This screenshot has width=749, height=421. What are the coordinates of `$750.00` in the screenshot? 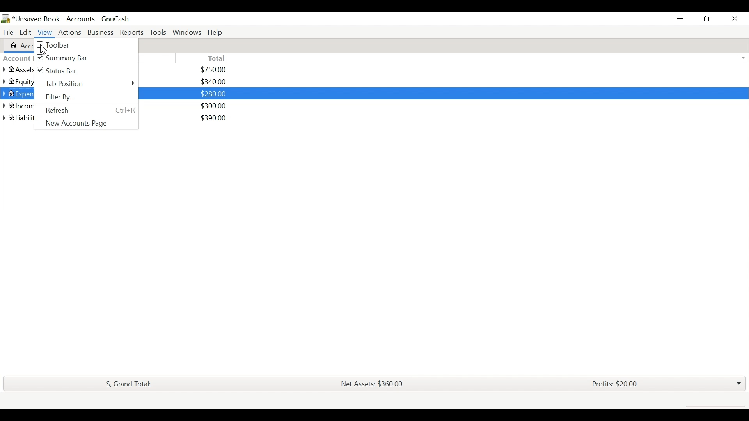 It's located at (214, 69).